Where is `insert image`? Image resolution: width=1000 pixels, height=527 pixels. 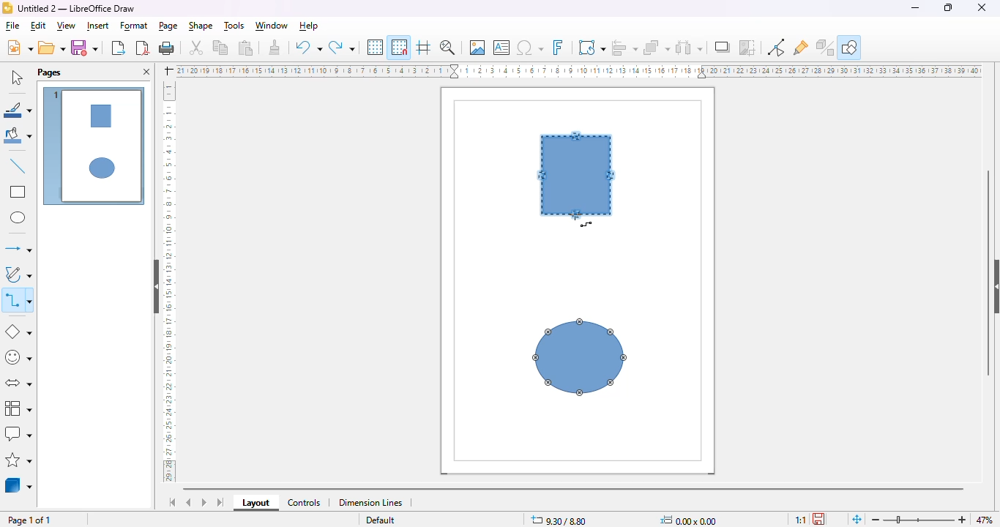 insert image is located at coordinates (477, 47).